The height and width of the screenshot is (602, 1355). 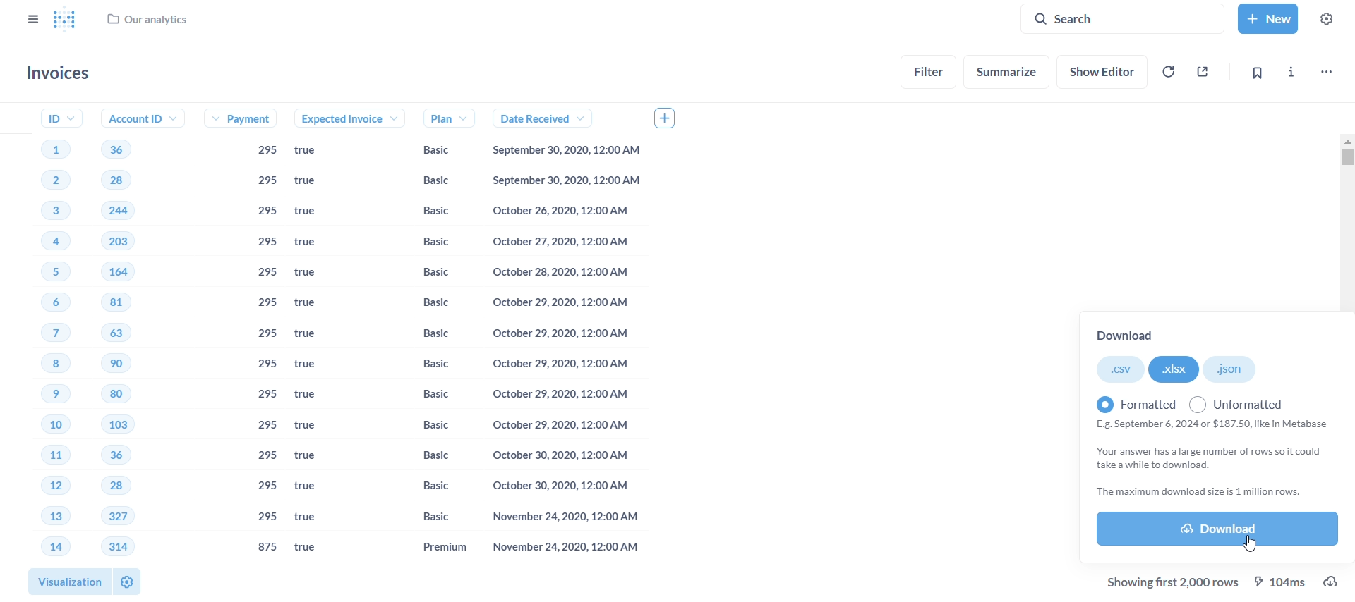 What do you see at coordinates (316, 457) in the screenshot?
I see `true` at bounding box center [316, 457].